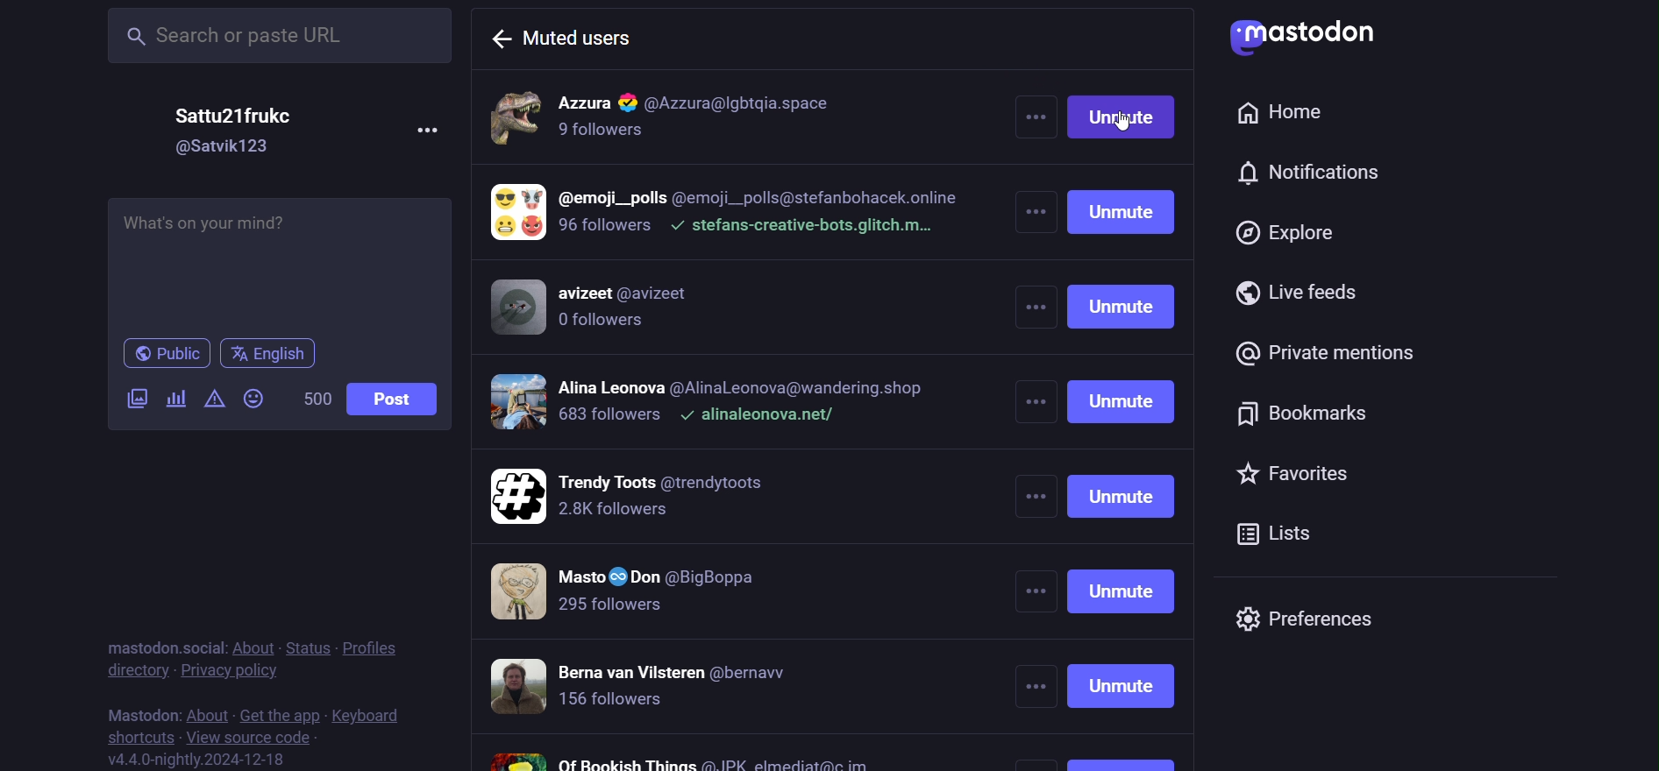 This screenshot has width=1659, height=771. I want to click on live feed, so click(1298, 293).